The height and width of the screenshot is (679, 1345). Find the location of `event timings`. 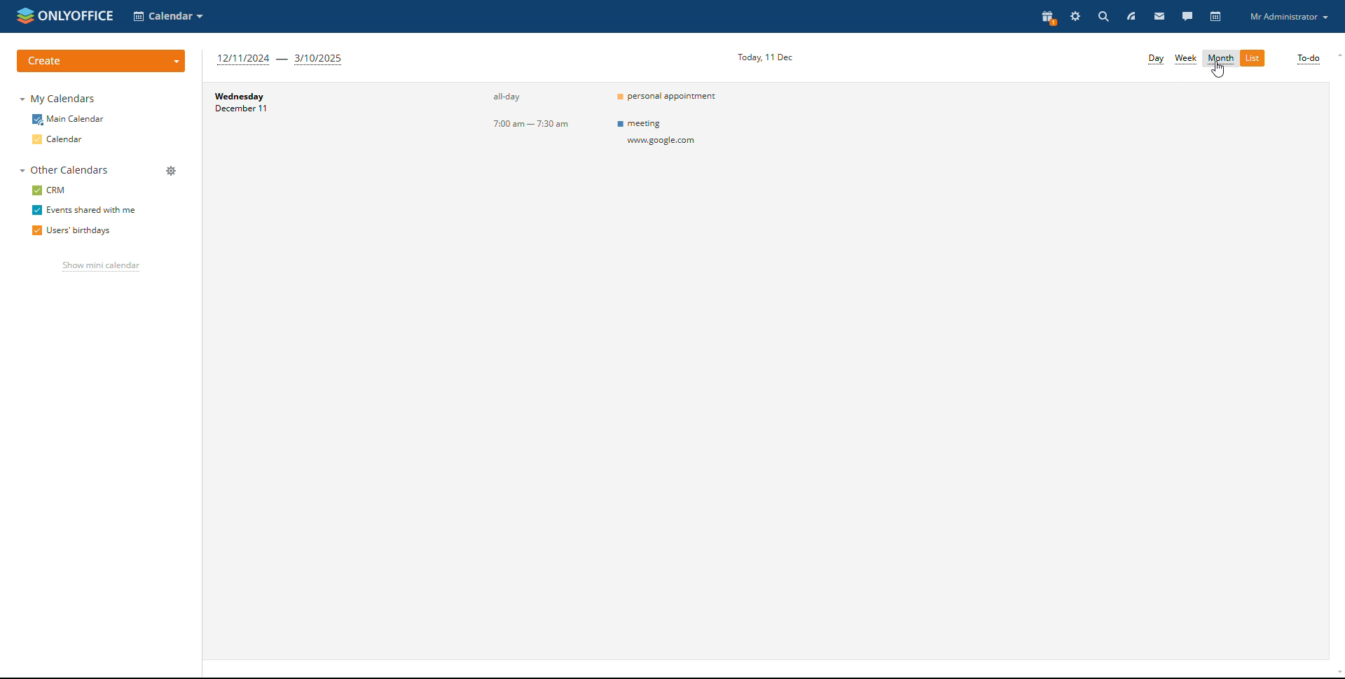

event timings is located at coordinates (527, 111).